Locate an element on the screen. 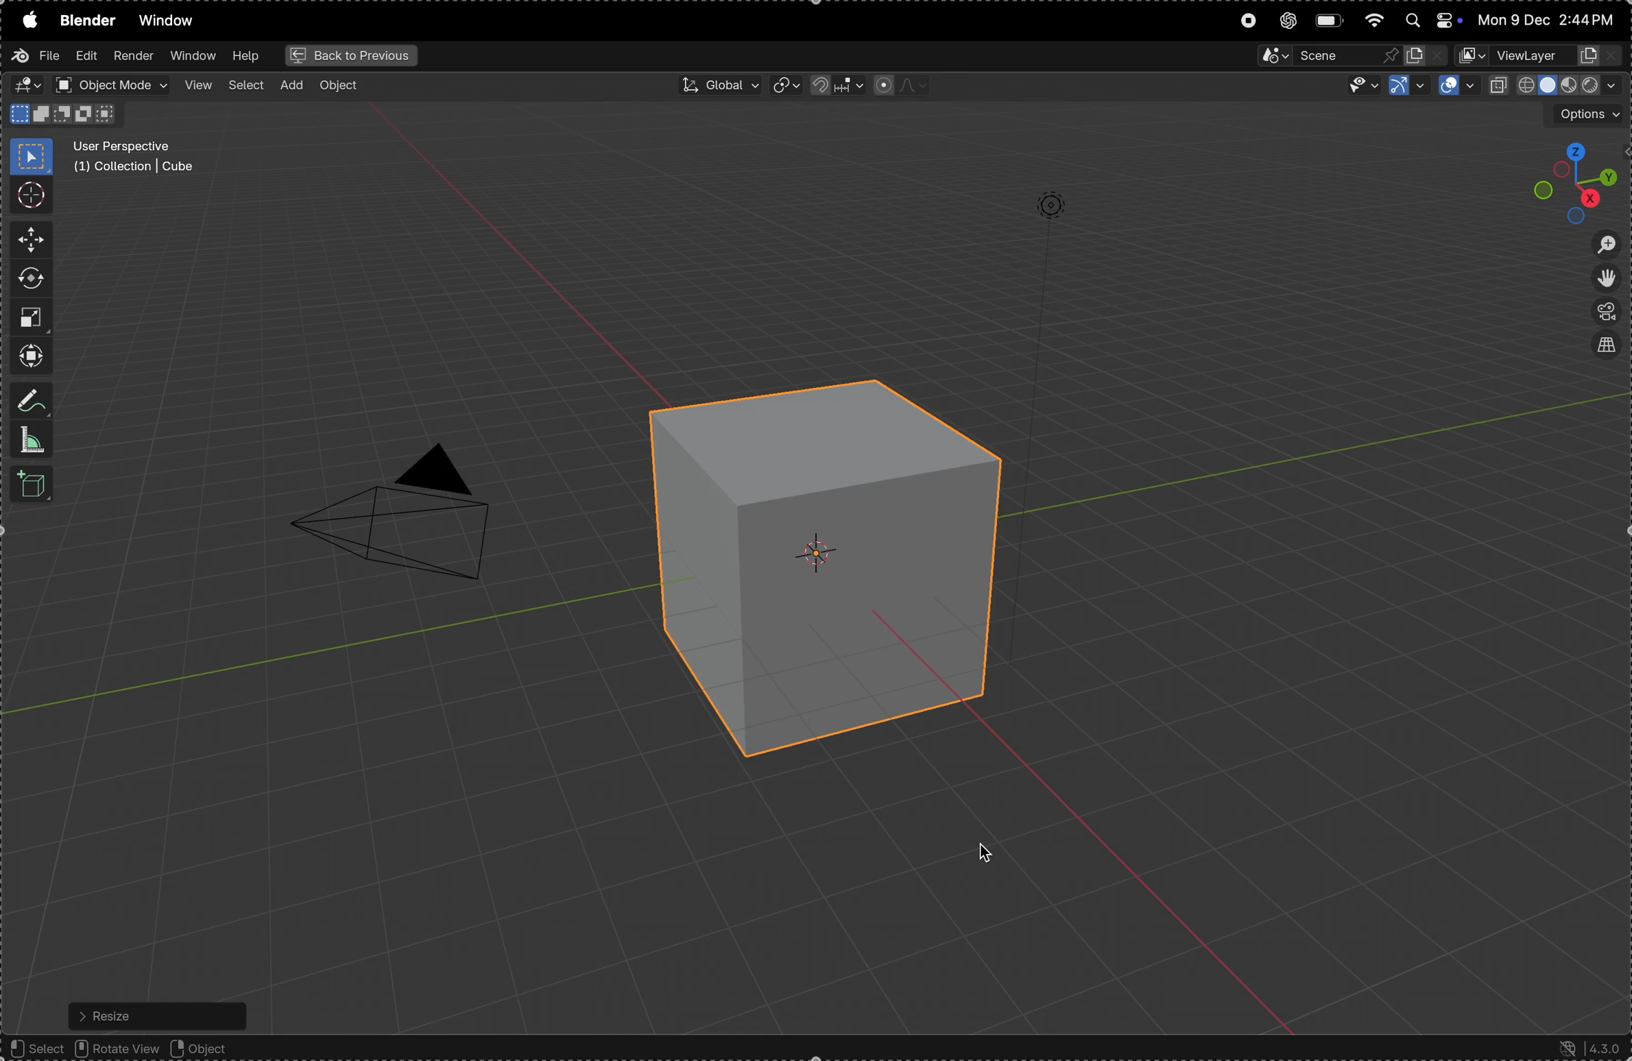 Image resolution: width=1632 pixels, height=1061 pixels. secene is located at coordinates (1349, 57).